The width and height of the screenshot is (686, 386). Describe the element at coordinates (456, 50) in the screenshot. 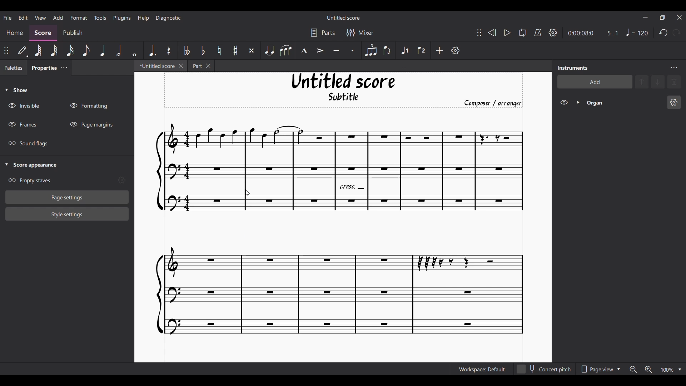

I see `Customize toolbar` at that location.